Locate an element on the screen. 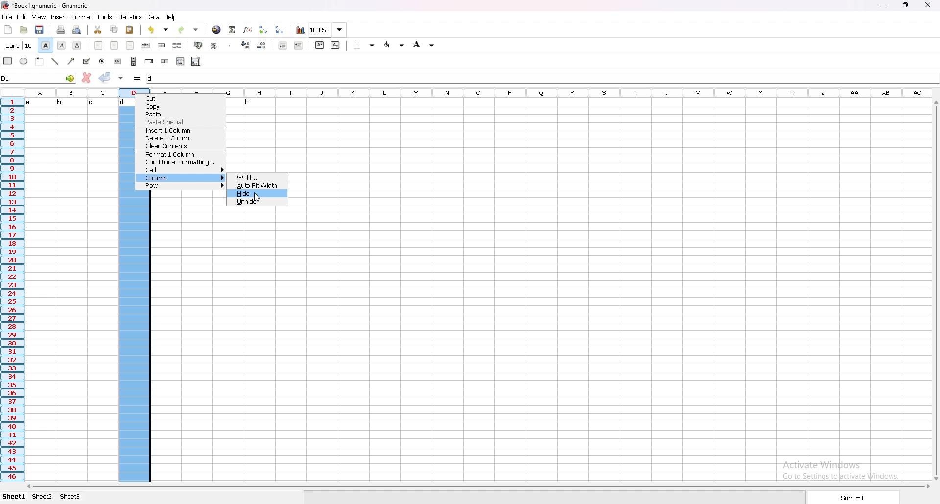 Image resolution: width=940 pixels, height=504 pixels. scroll bar is located at coordinates (477, 487).